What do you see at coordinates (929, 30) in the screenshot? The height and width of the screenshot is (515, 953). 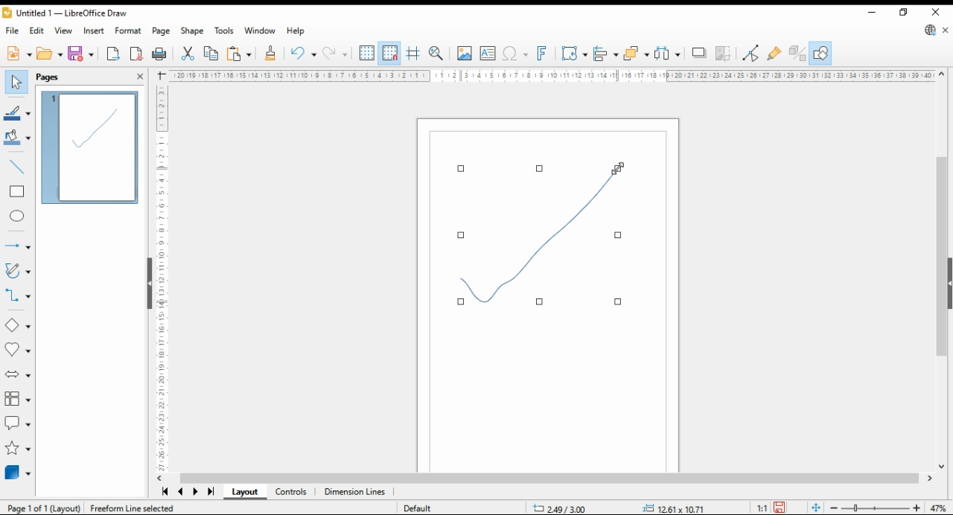 I see `update libre office` at bounding box center [929, 30].